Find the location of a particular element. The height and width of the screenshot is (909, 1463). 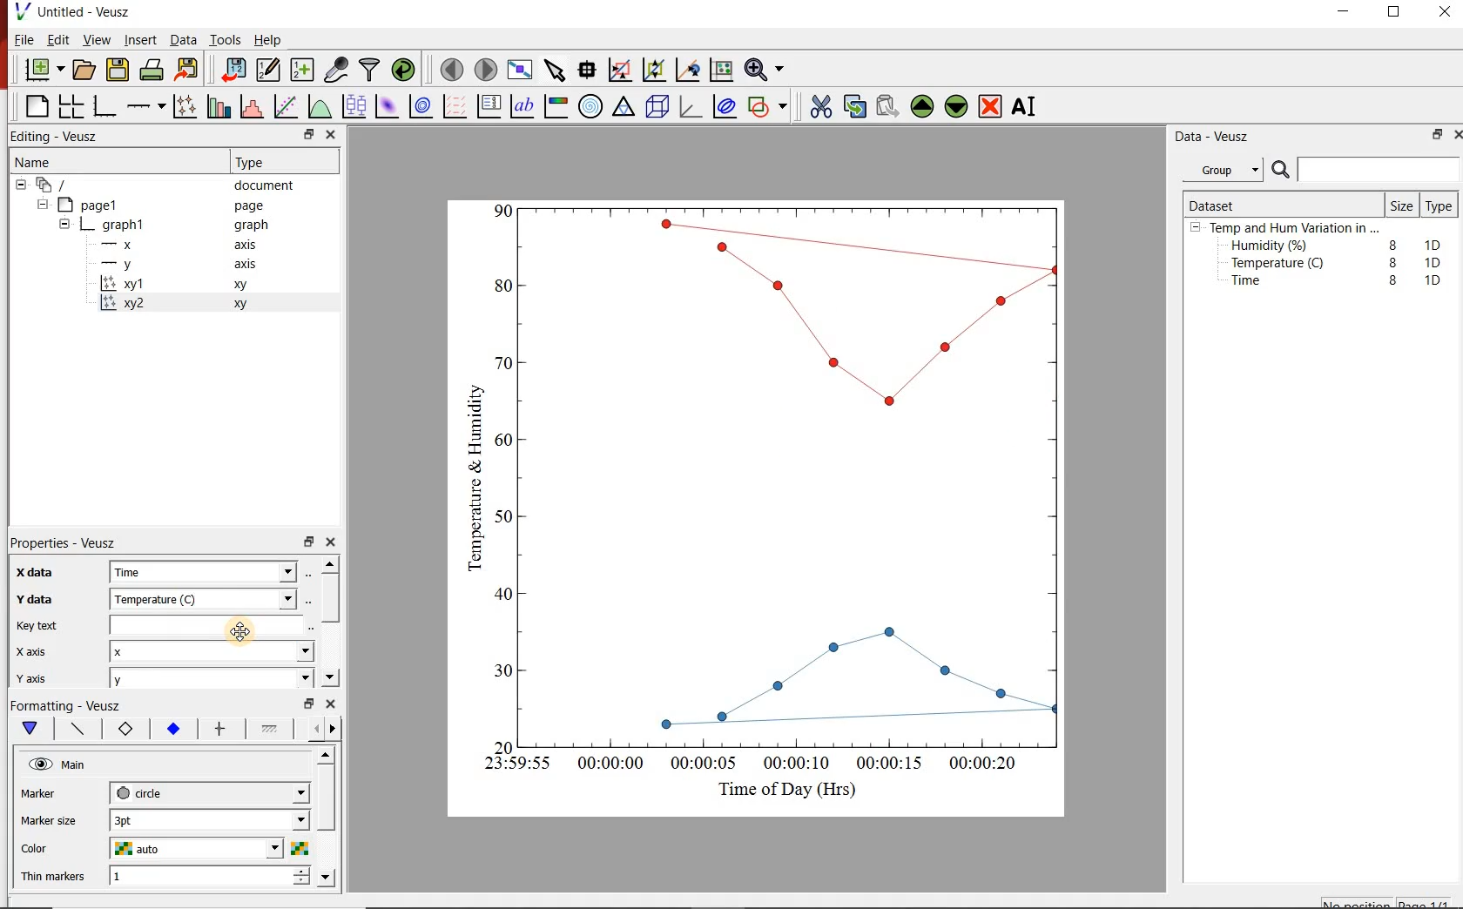

xy is located at coordinates (244, 287).